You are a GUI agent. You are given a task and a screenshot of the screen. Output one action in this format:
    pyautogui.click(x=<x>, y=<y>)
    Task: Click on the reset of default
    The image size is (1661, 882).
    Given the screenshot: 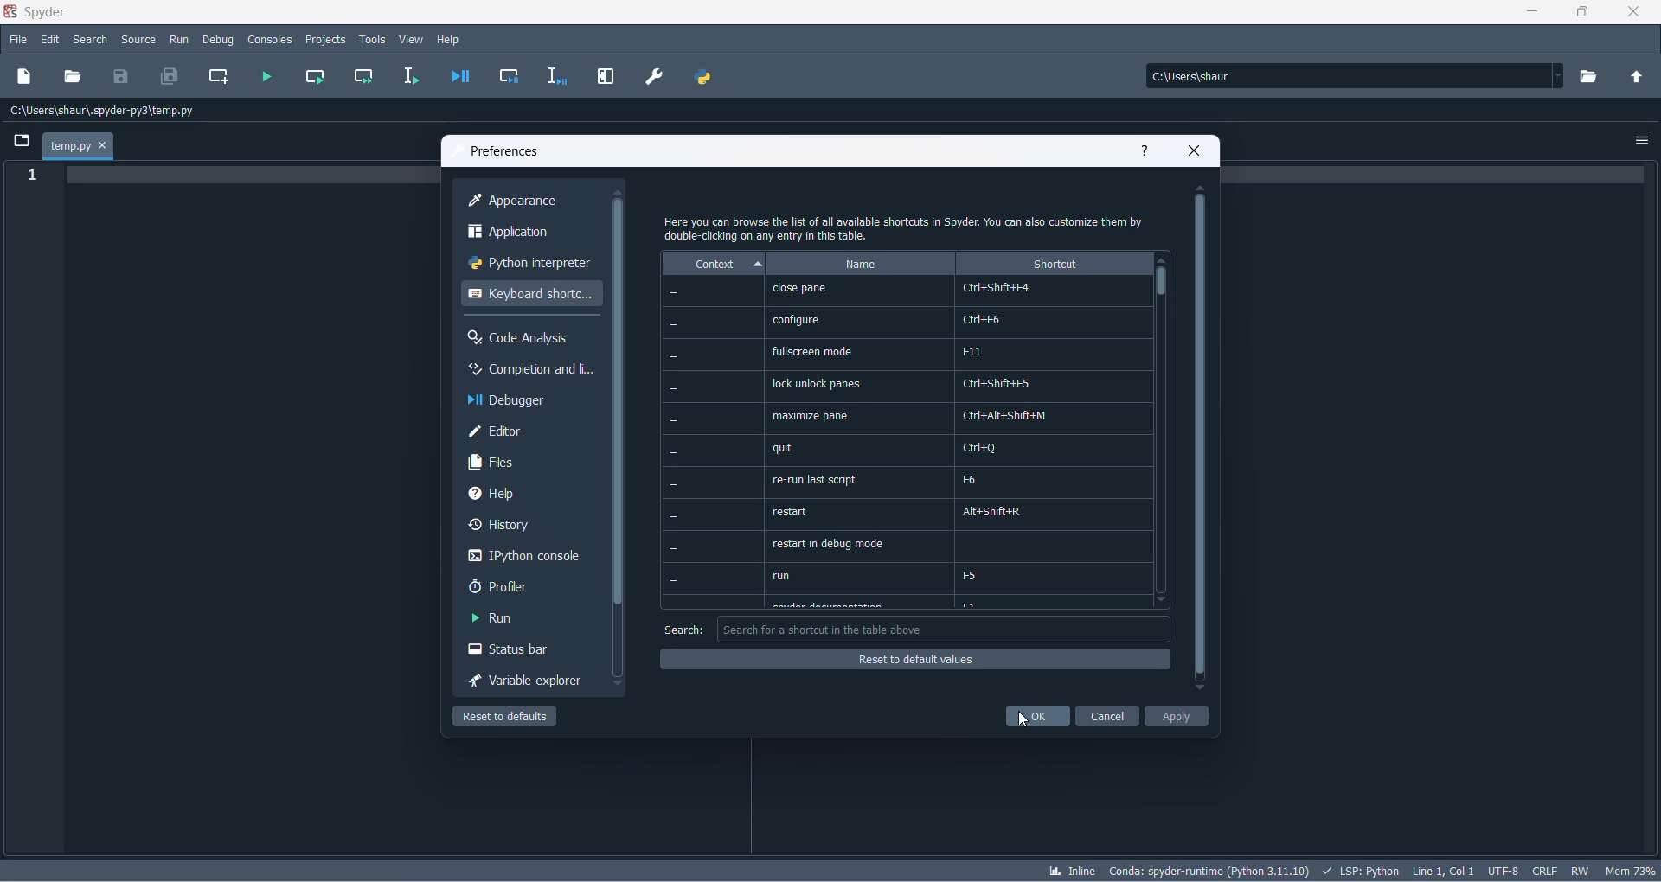 What is the action you would take?
    pyautogui.click(x=917, y=659)
    